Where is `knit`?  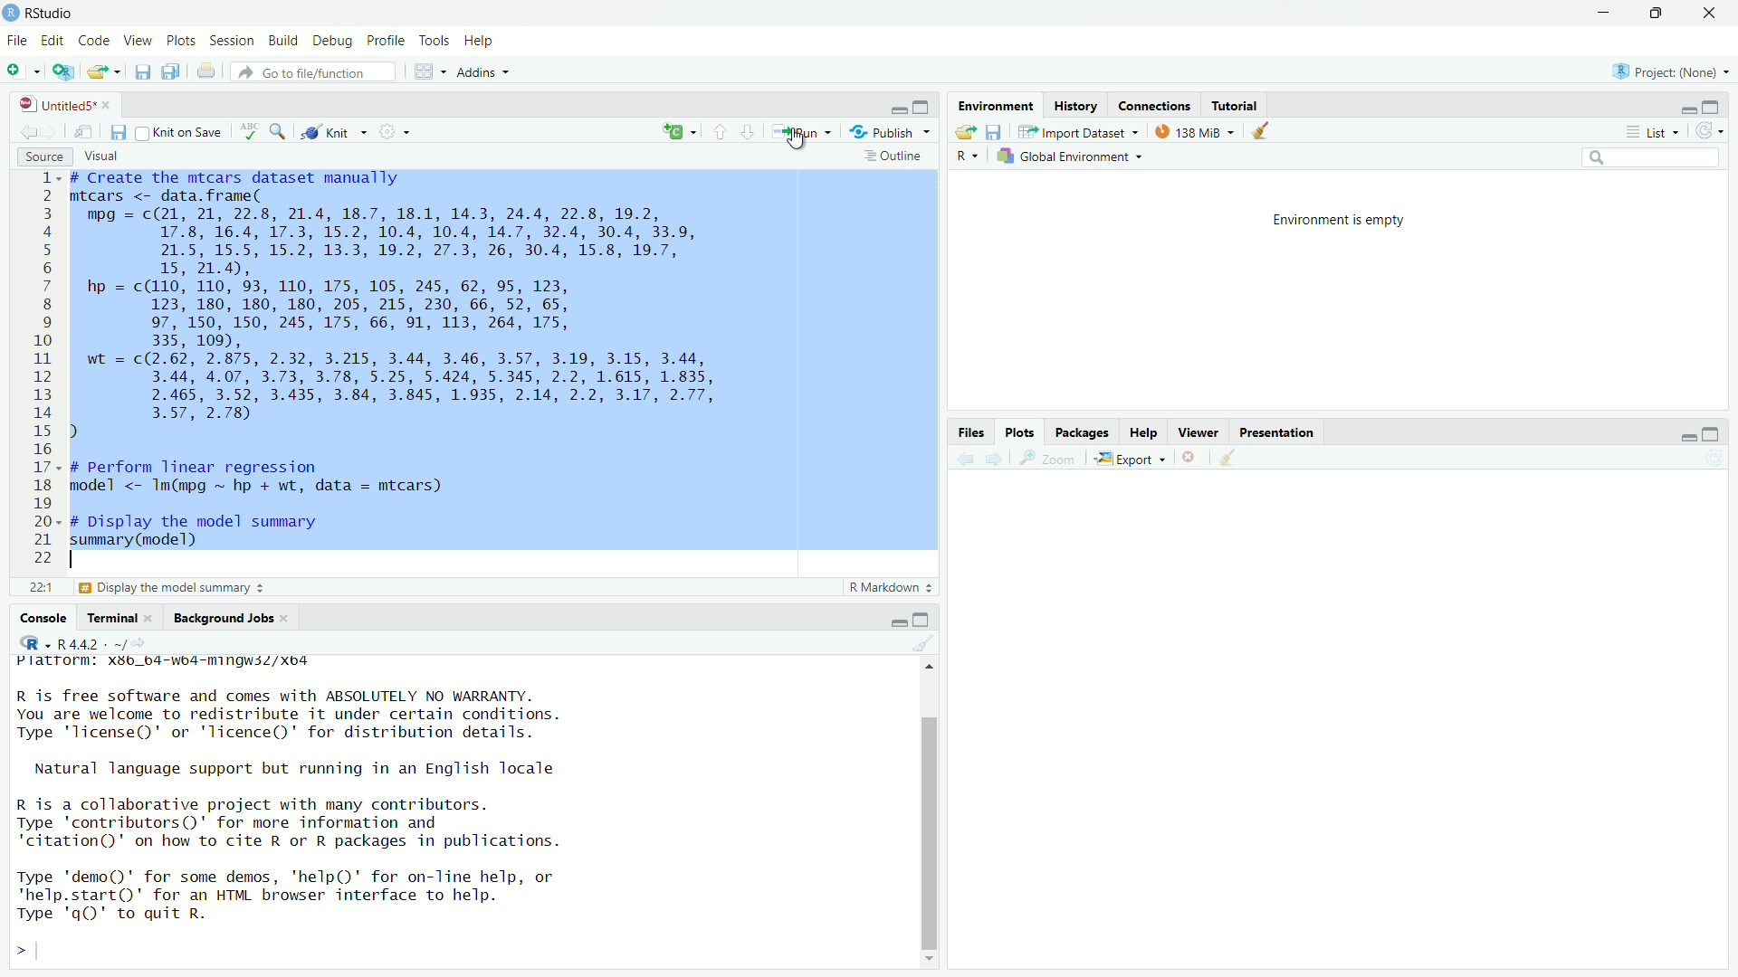
knit is located at coordinates (329, 133).